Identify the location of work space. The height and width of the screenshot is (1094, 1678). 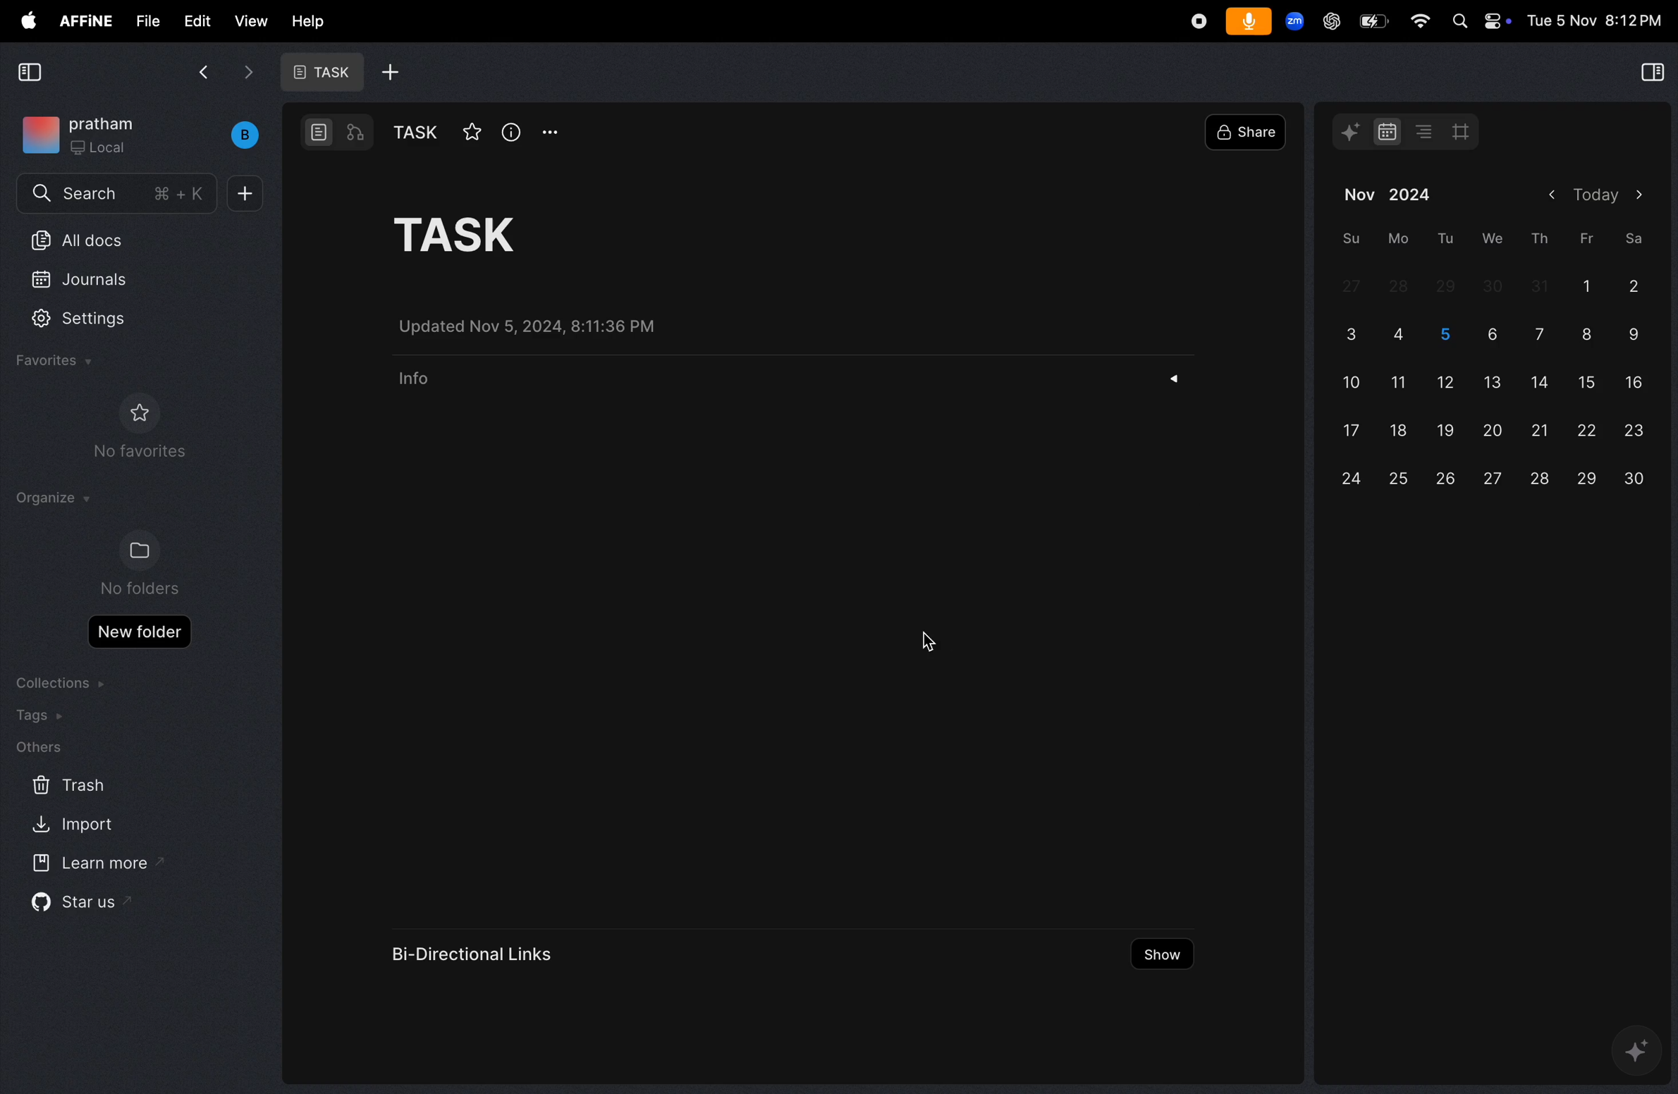
(143, 135).